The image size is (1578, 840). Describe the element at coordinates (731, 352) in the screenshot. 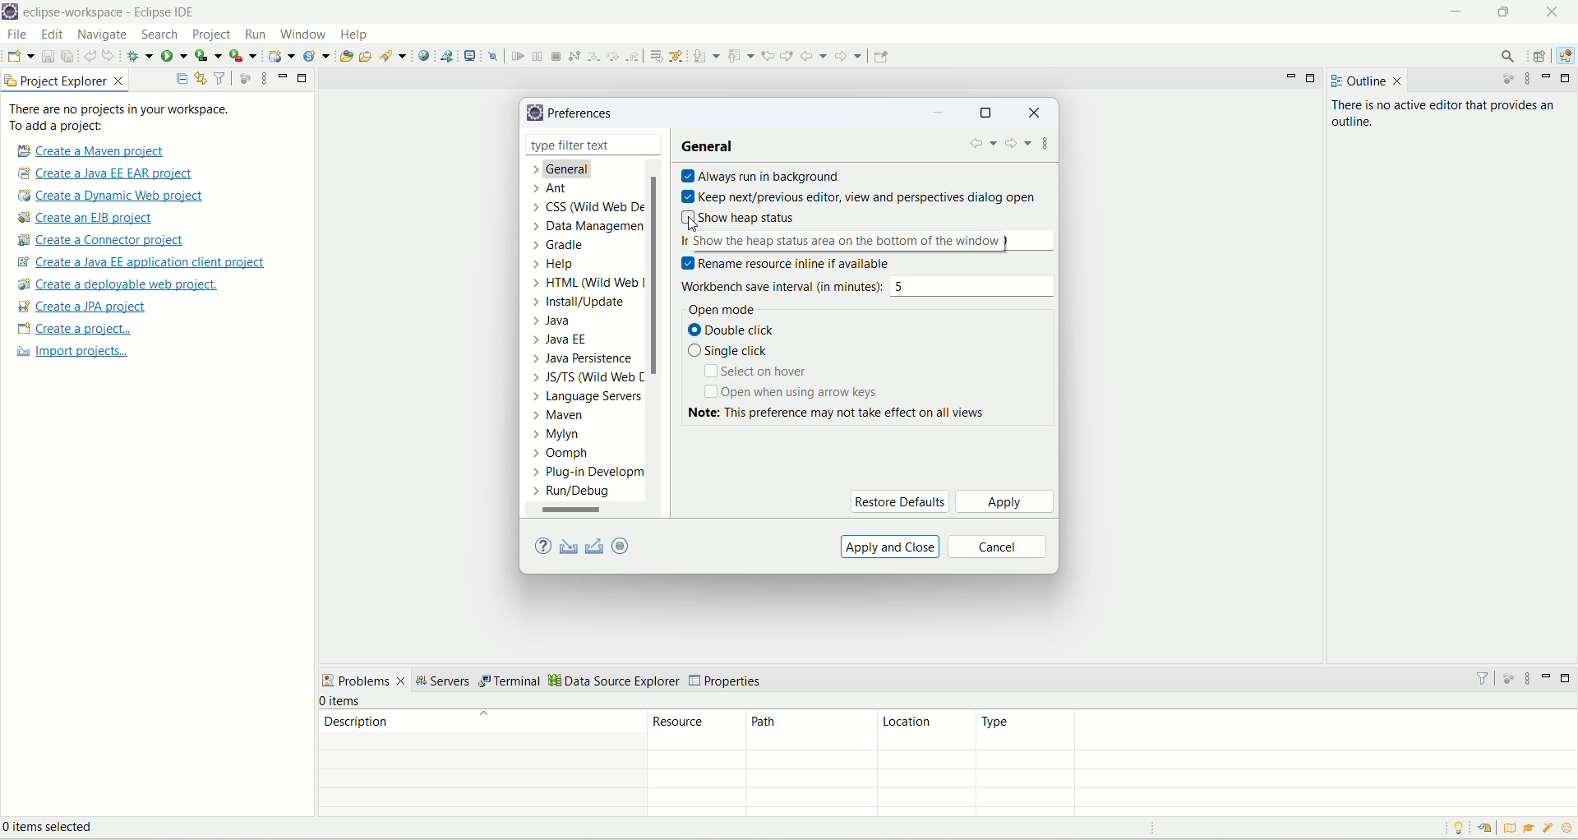

I see `single click` at that location.